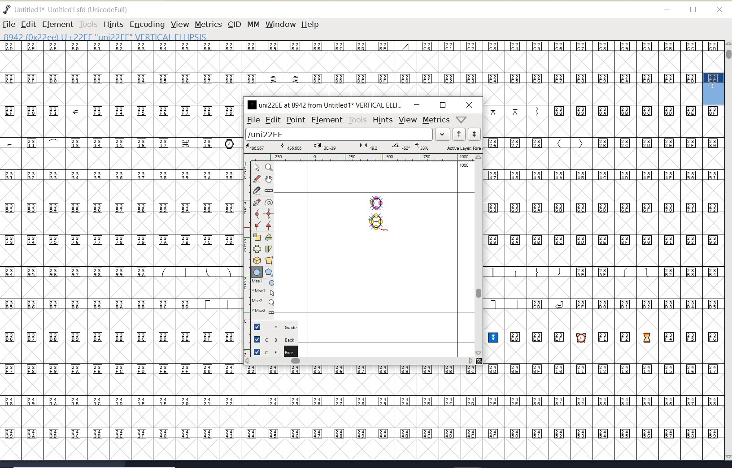 This screenshot has height=468, width=732. I want to click on ENCODING, so click(147, 25).